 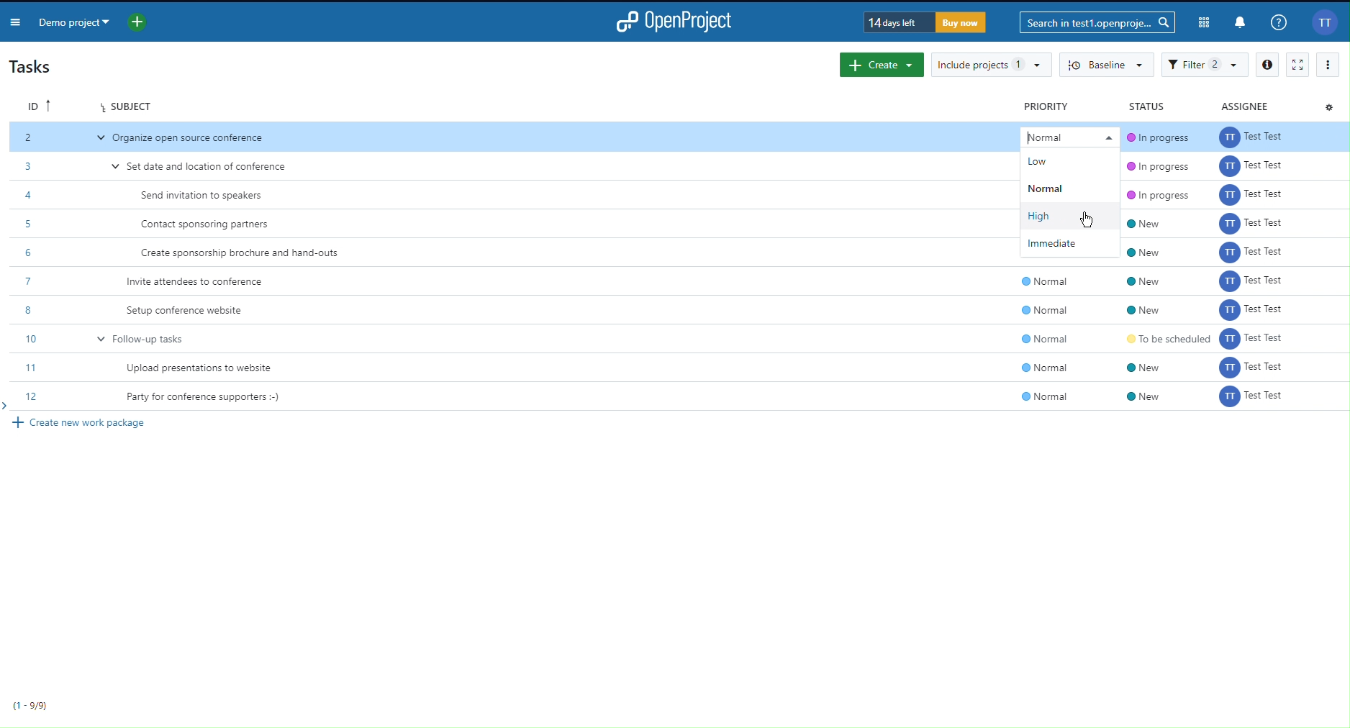 What do you see at coordinates (75, 21) in the screenshot?
I see `Demo Project` at bounding box center [75, 21].